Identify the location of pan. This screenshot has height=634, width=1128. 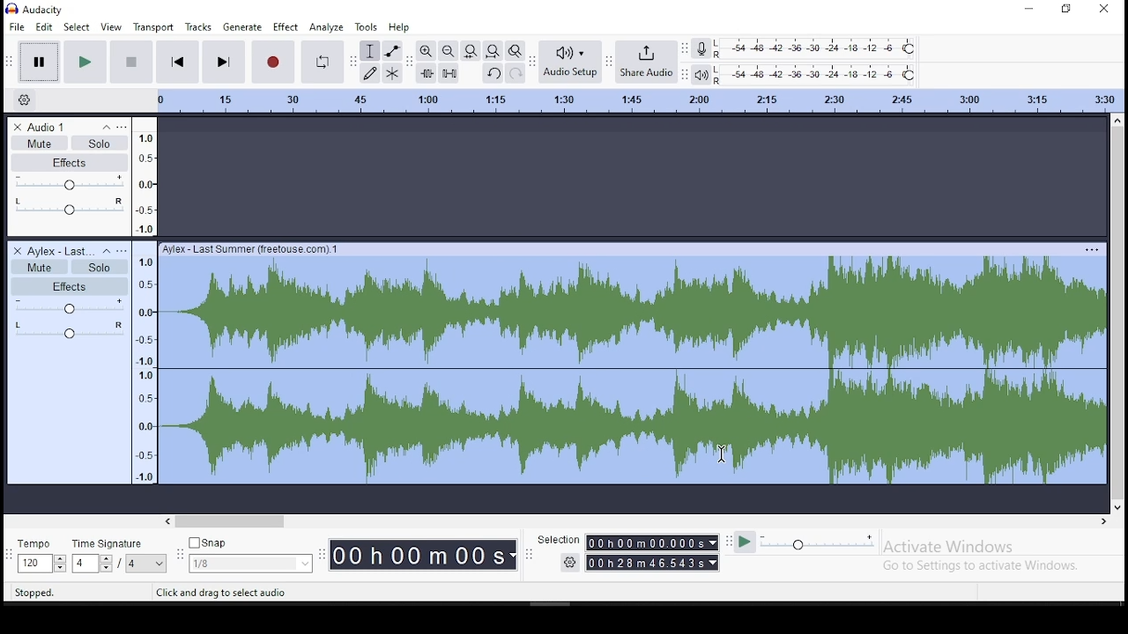
(70, 330).